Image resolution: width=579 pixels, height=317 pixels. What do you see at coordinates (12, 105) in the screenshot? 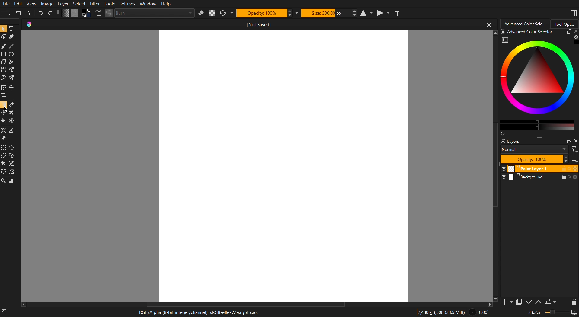
I see `Color Picker` at bounding box center [12, 105].